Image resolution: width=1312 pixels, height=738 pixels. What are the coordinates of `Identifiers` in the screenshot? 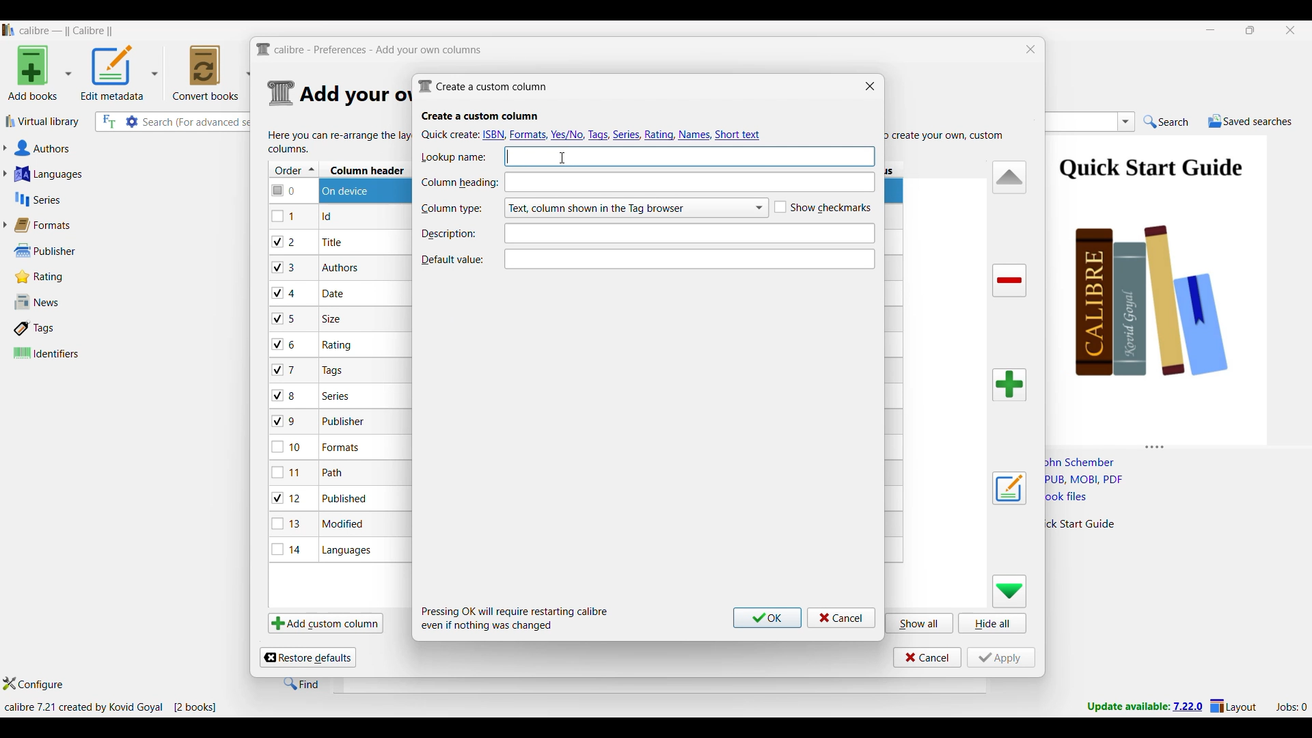 It's located at (67, 353).